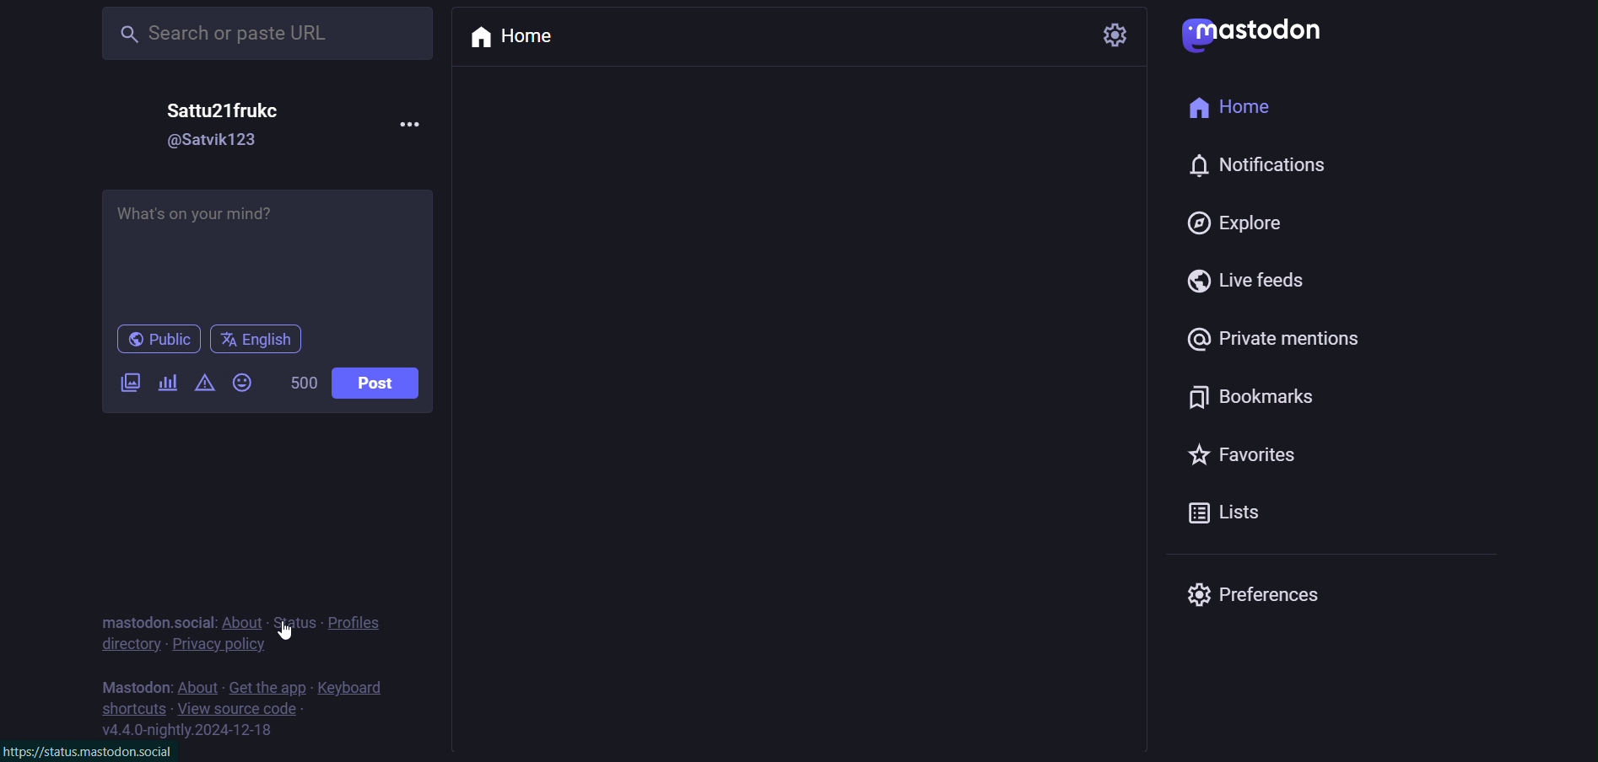 The image size is (1598, 762). What do you see at coordinates (268, 690) in the screenshot?
I see `get the app` at bounding box center [268, 690].